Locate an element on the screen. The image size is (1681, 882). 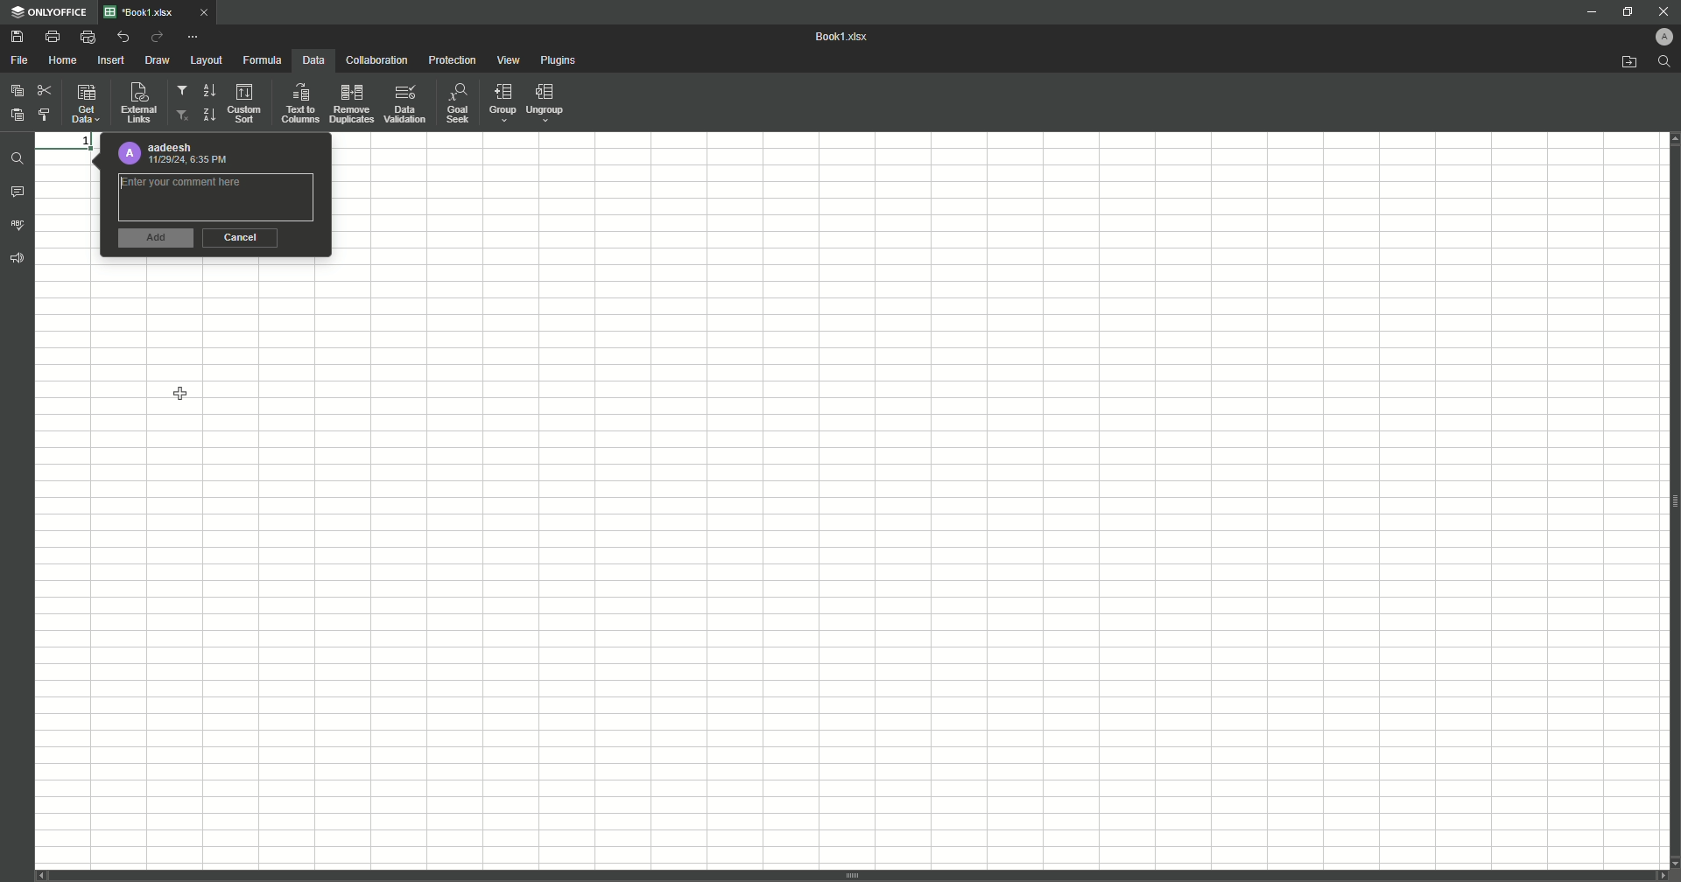
Comment Box is located at coordinates (215, 197).